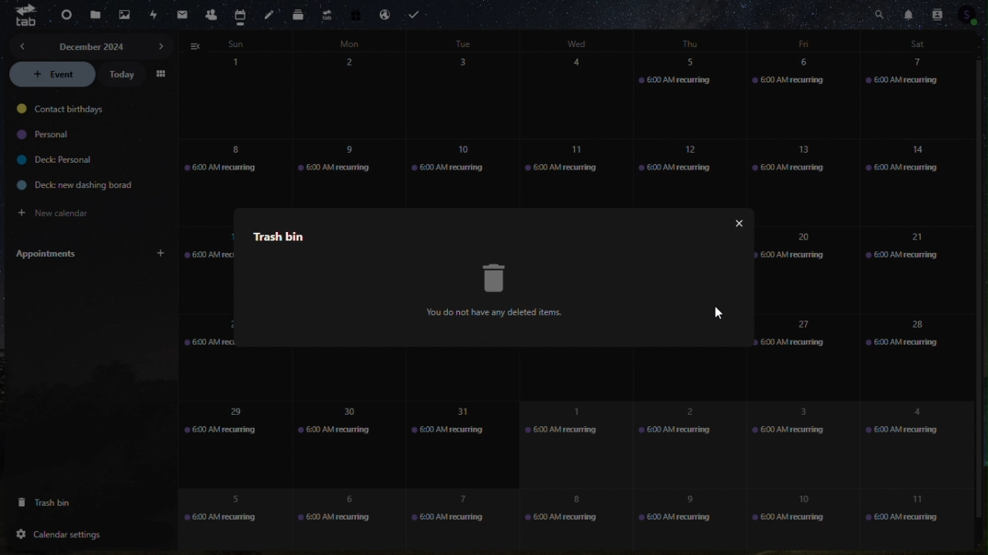  Describe the element at coordinates (462, 442) in the screenshot. I see `31` at that location.